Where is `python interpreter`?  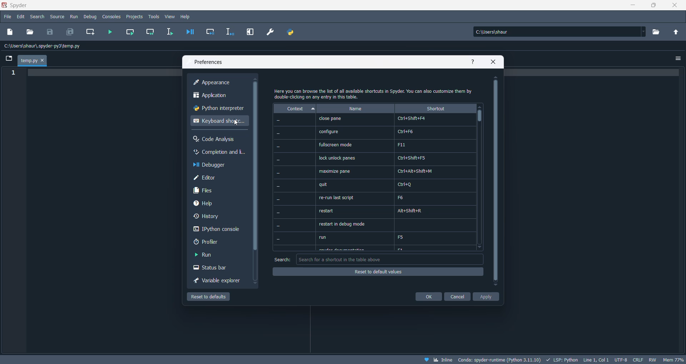
python interpreter is located at coordinates (217, 110).